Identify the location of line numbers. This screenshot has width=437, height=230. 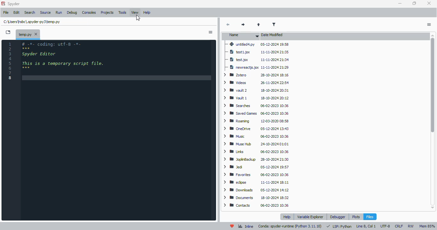
(11, 61).